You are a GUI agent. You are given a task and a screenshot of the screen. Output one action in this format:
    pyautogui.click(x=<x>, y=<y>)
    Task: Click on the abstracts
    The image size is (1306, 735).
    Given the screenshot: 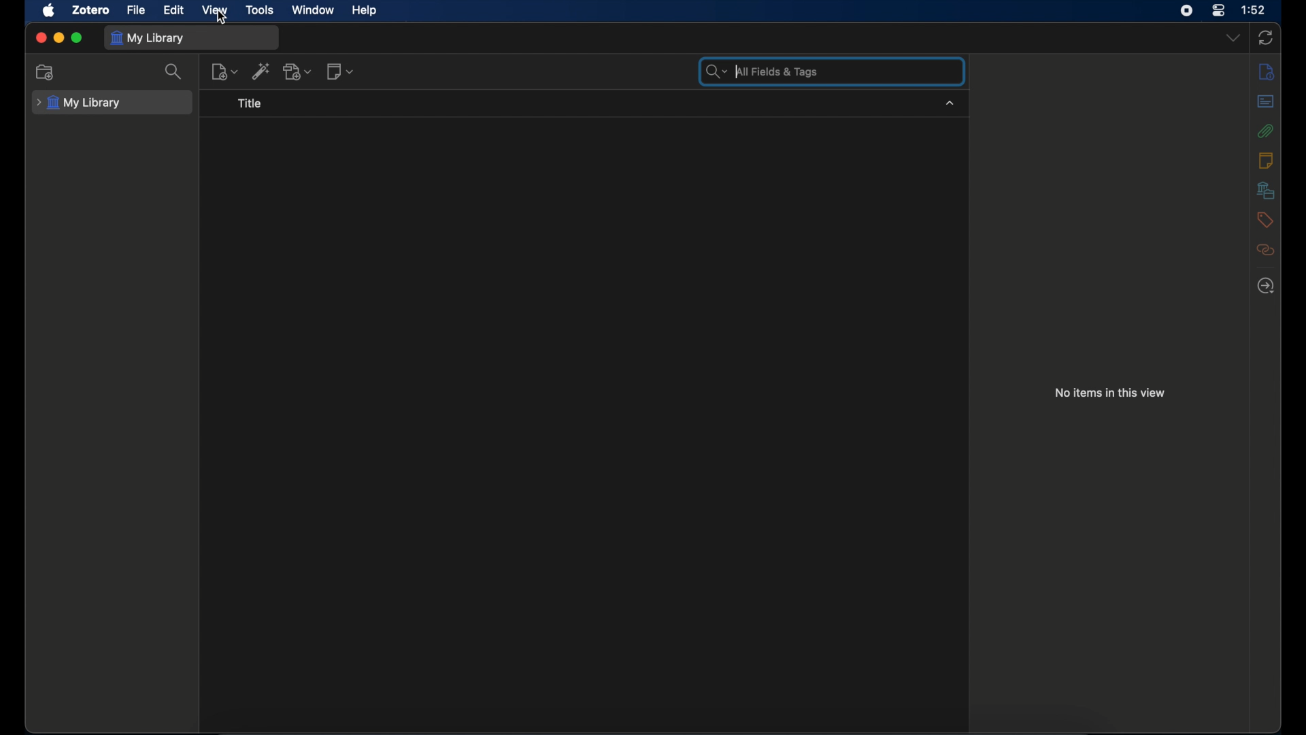 What is the action you would take?
    pyautogui.click(x=1266, y=101)
    